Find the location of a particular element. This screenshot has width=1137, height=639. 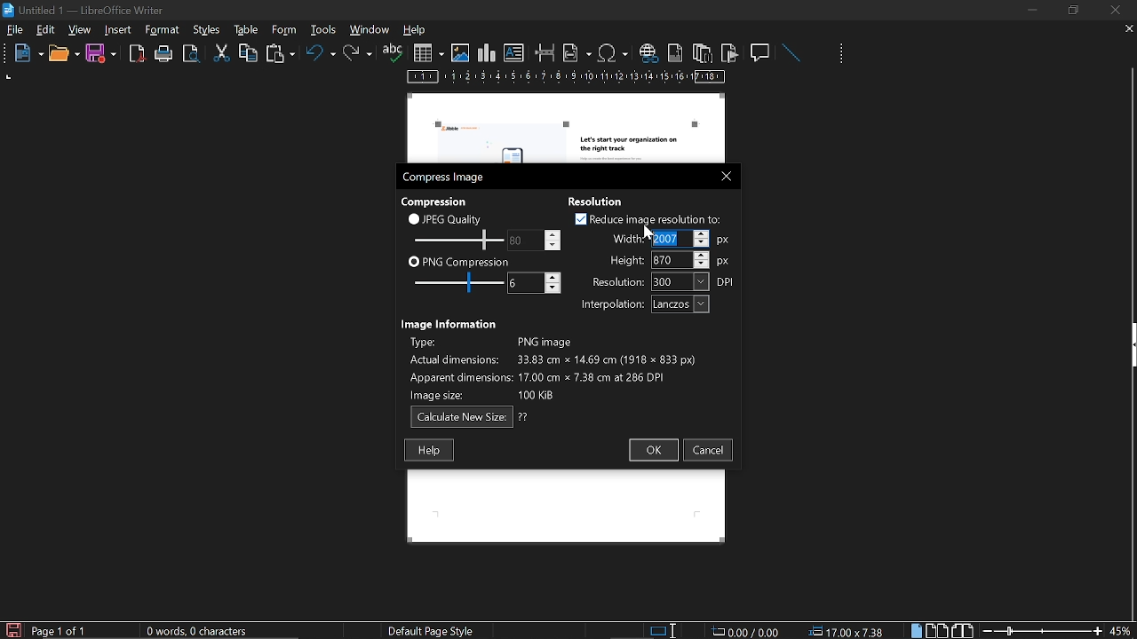

position is located at coordinates (849, 631).